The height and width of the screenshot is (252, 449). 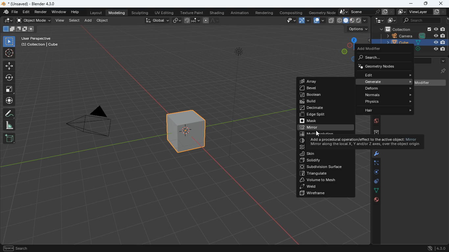 I want to click on move, so click(x=9, y=101).